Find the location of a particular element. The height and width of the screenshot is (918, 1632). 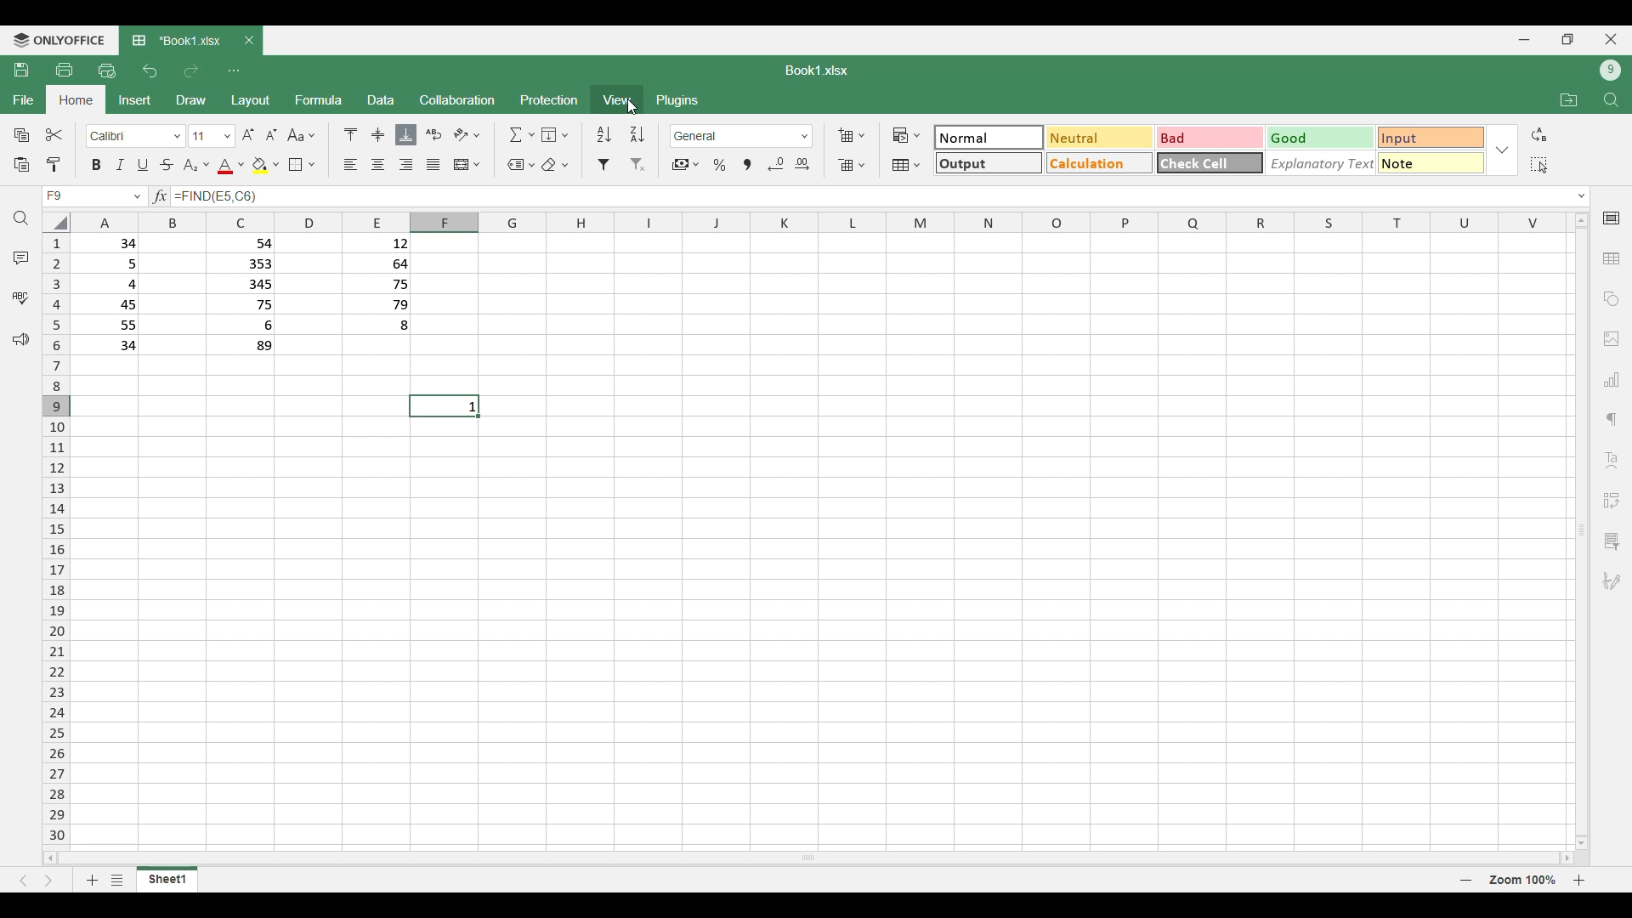

Centre alignment is located at coordinates (377, 165).